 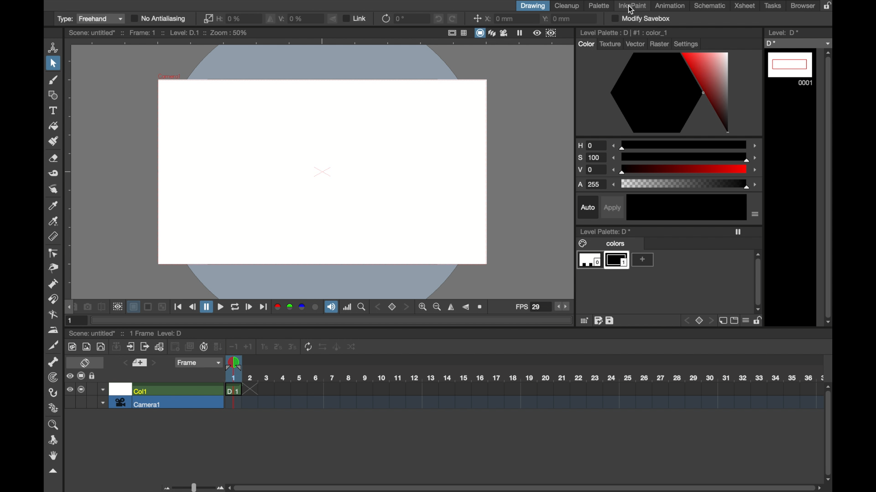 I want to click on paint brush tool, so click(x=53, y=141).